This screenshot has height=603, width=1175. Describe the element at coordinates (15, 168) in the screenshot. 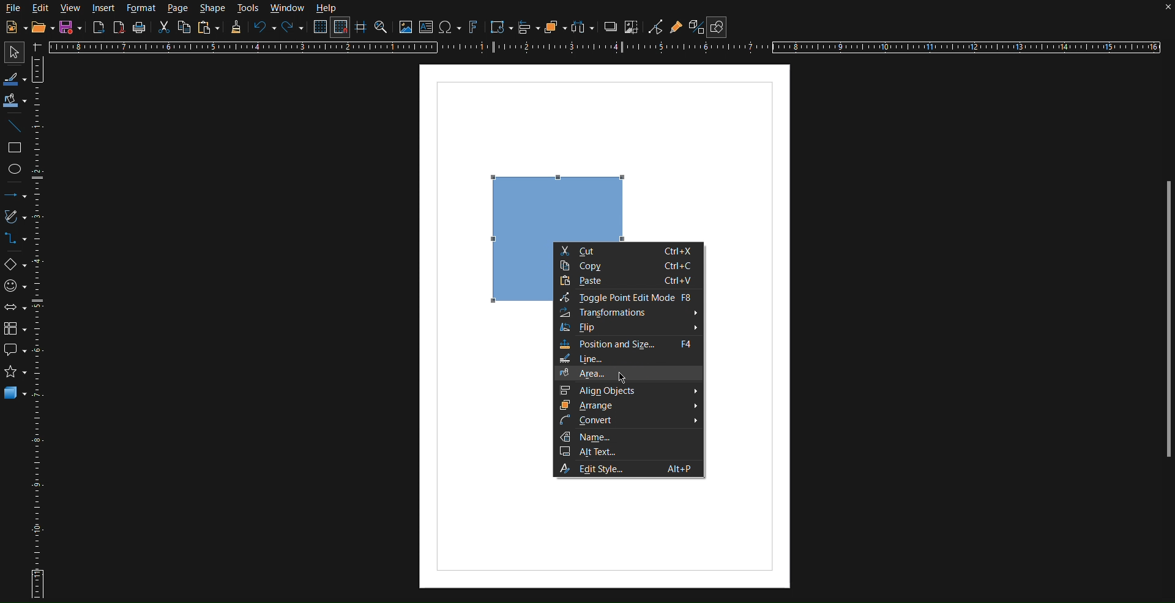

I see `Circle` at that location.